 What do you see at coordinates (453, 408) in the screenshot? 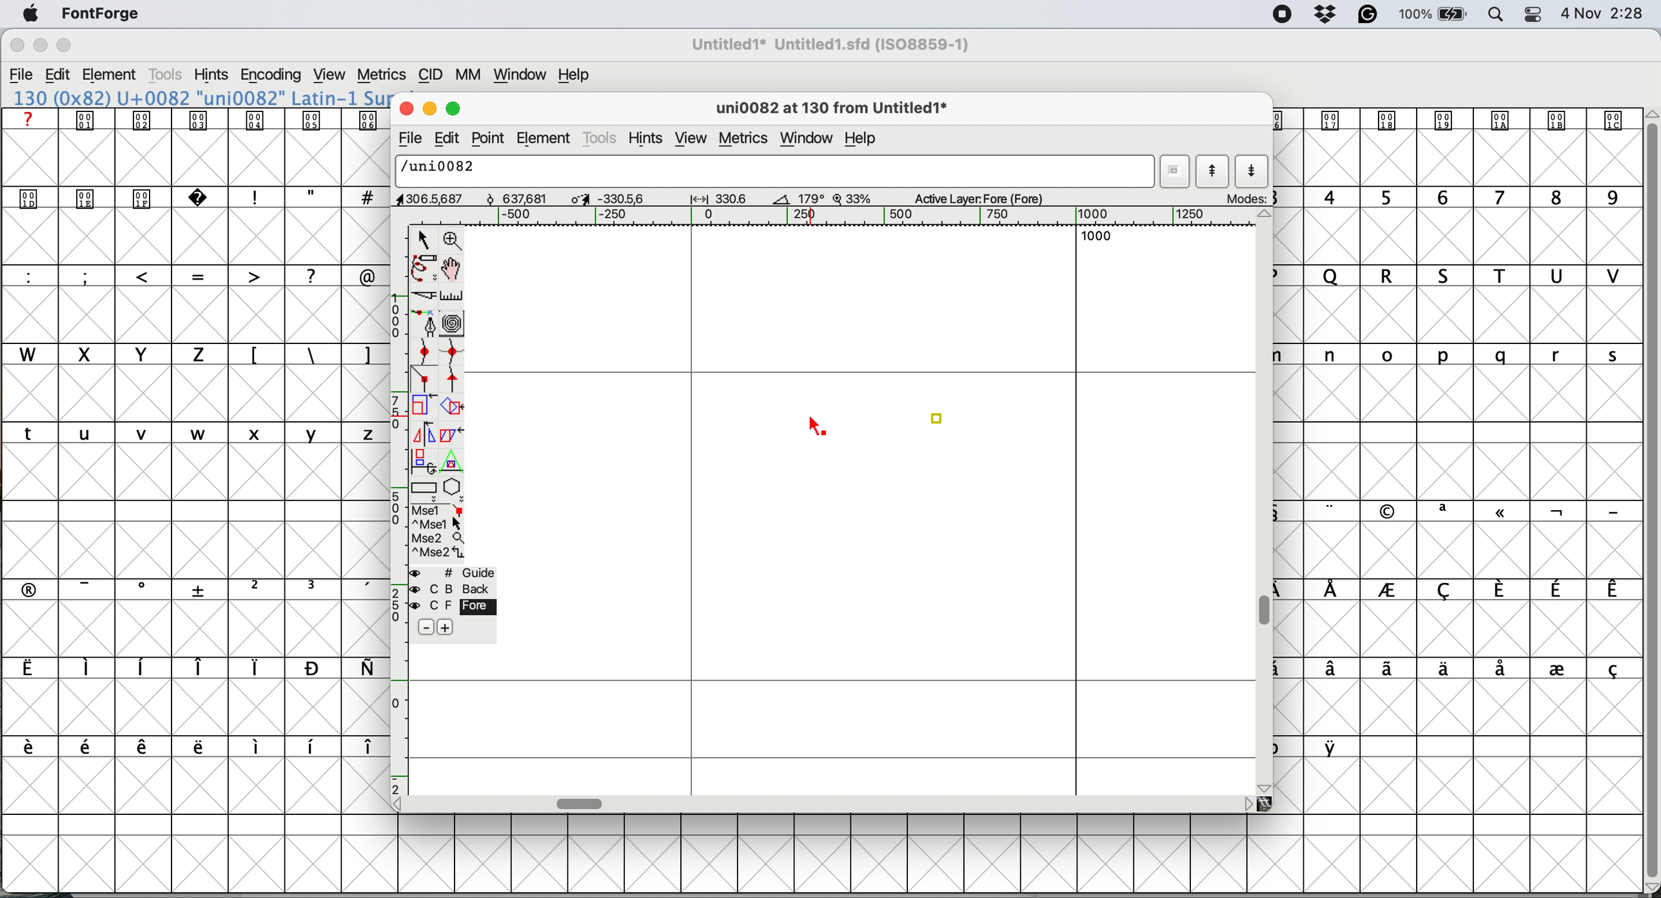
I see `rotate the selection` at bounding box center [453, 408].